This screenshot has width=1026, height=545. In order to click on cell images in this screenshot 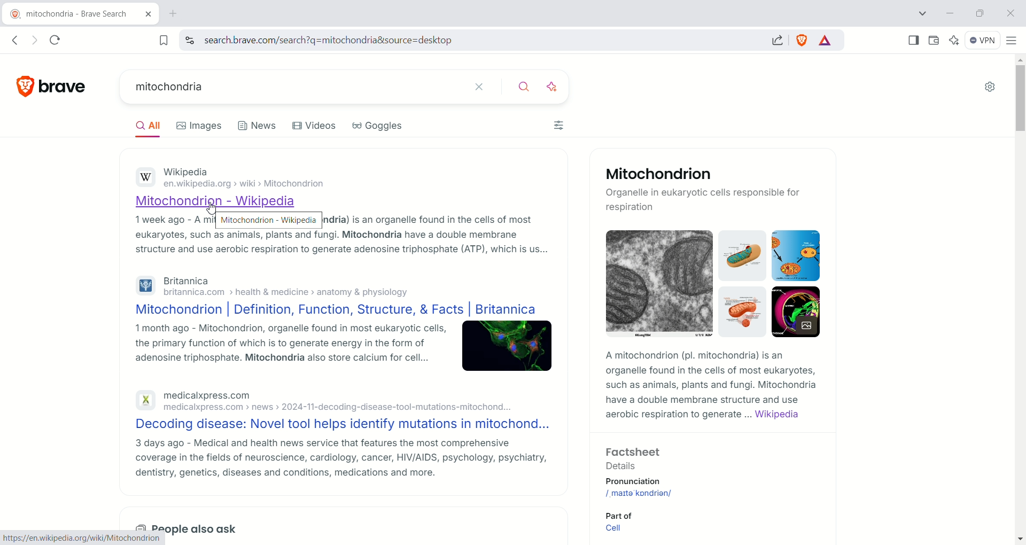, I will do `click(711, 284)`.